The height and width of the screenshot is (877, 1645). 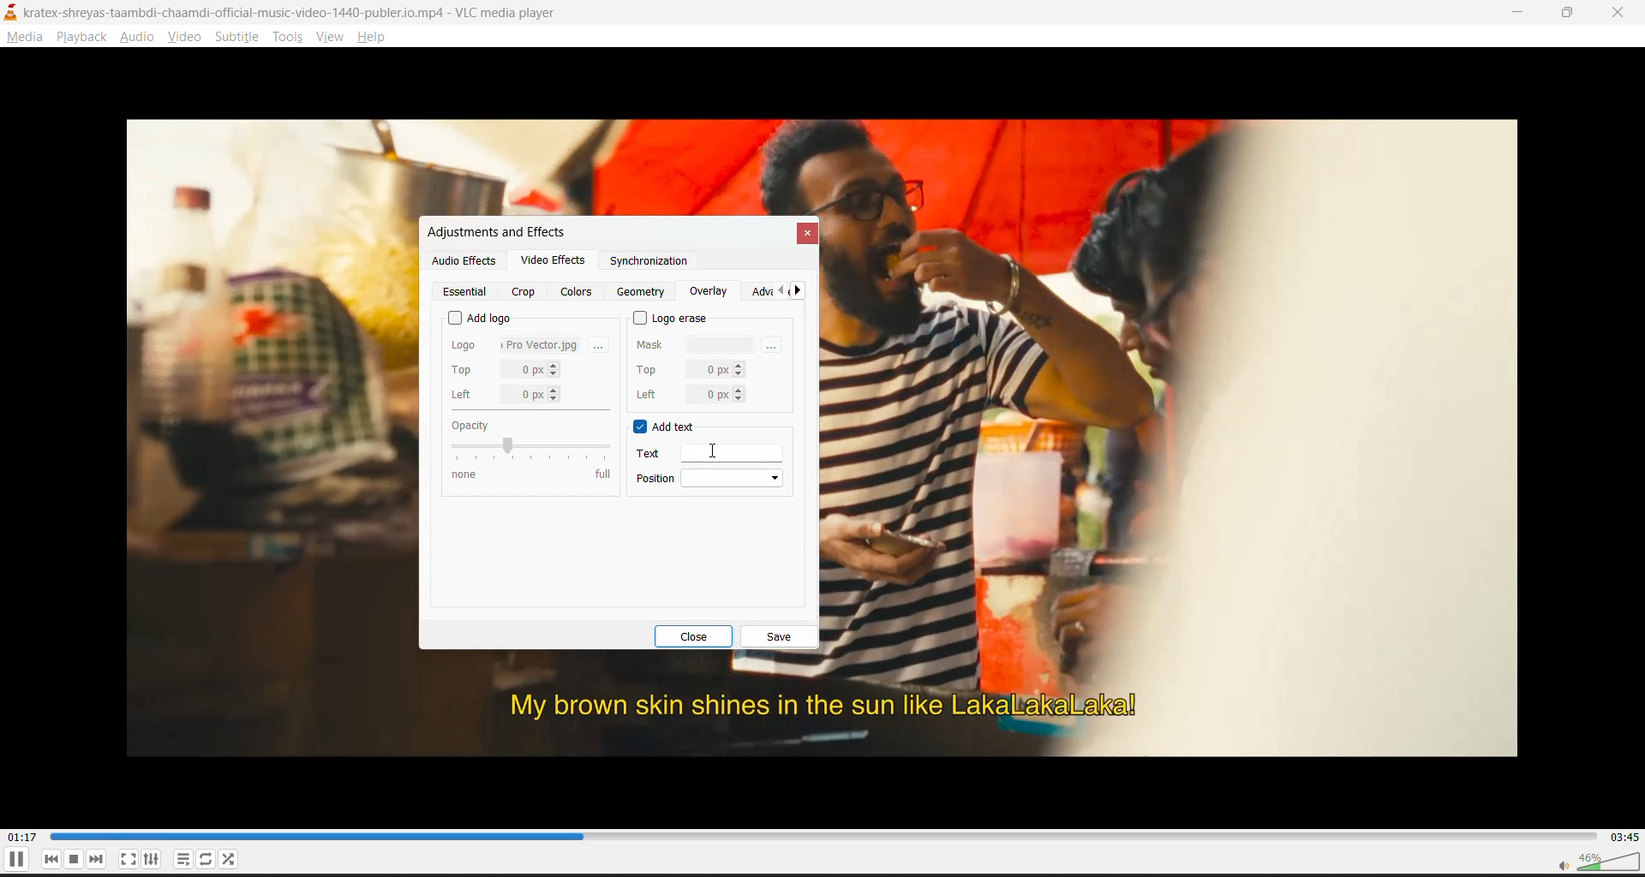 What do you see at coordinates (701, 636) in the screenshot?
I see `close` at bounding box center [701, 636].